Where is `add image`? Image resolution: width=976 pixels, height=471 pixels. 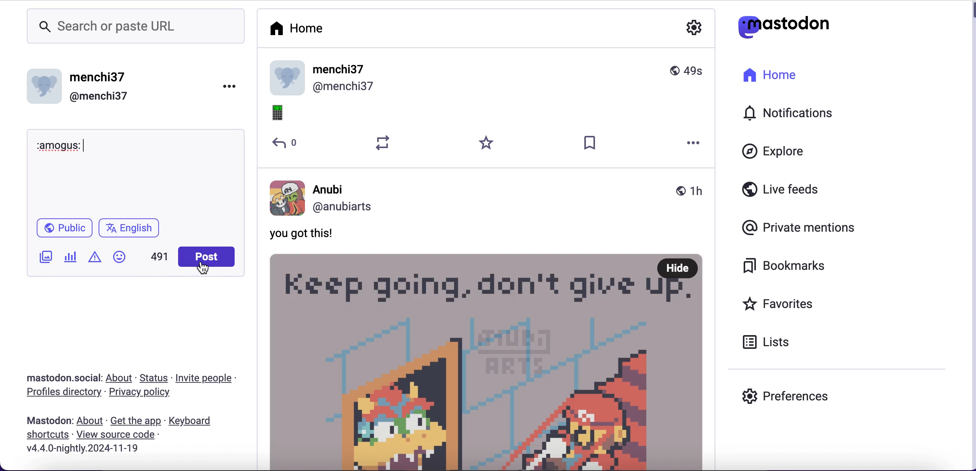 add image is located at coordinates (46, 260).